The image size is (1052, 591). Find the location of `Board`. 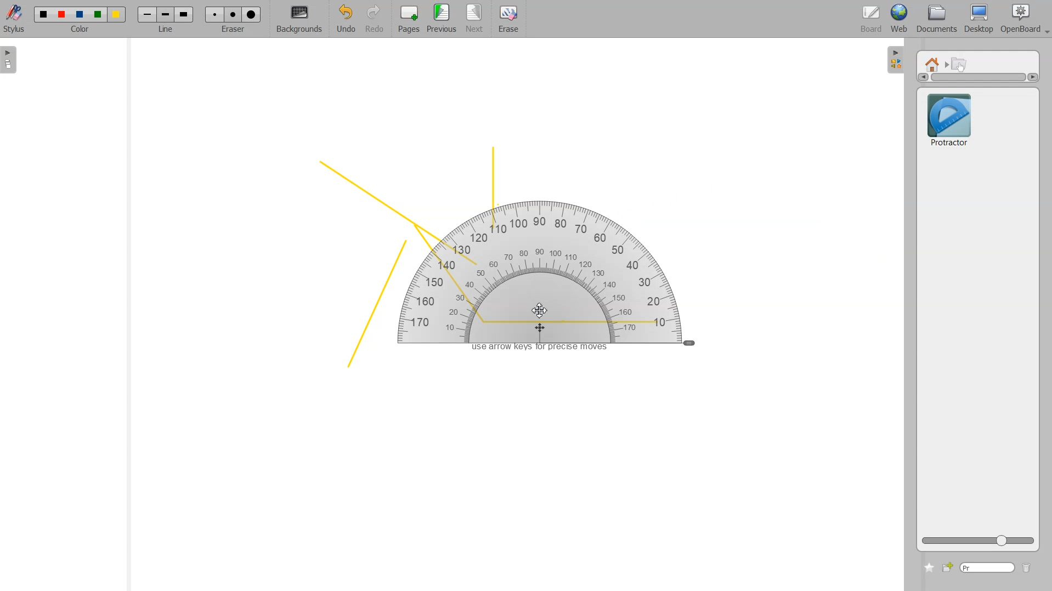

Board is located at coordinates (872, 20).